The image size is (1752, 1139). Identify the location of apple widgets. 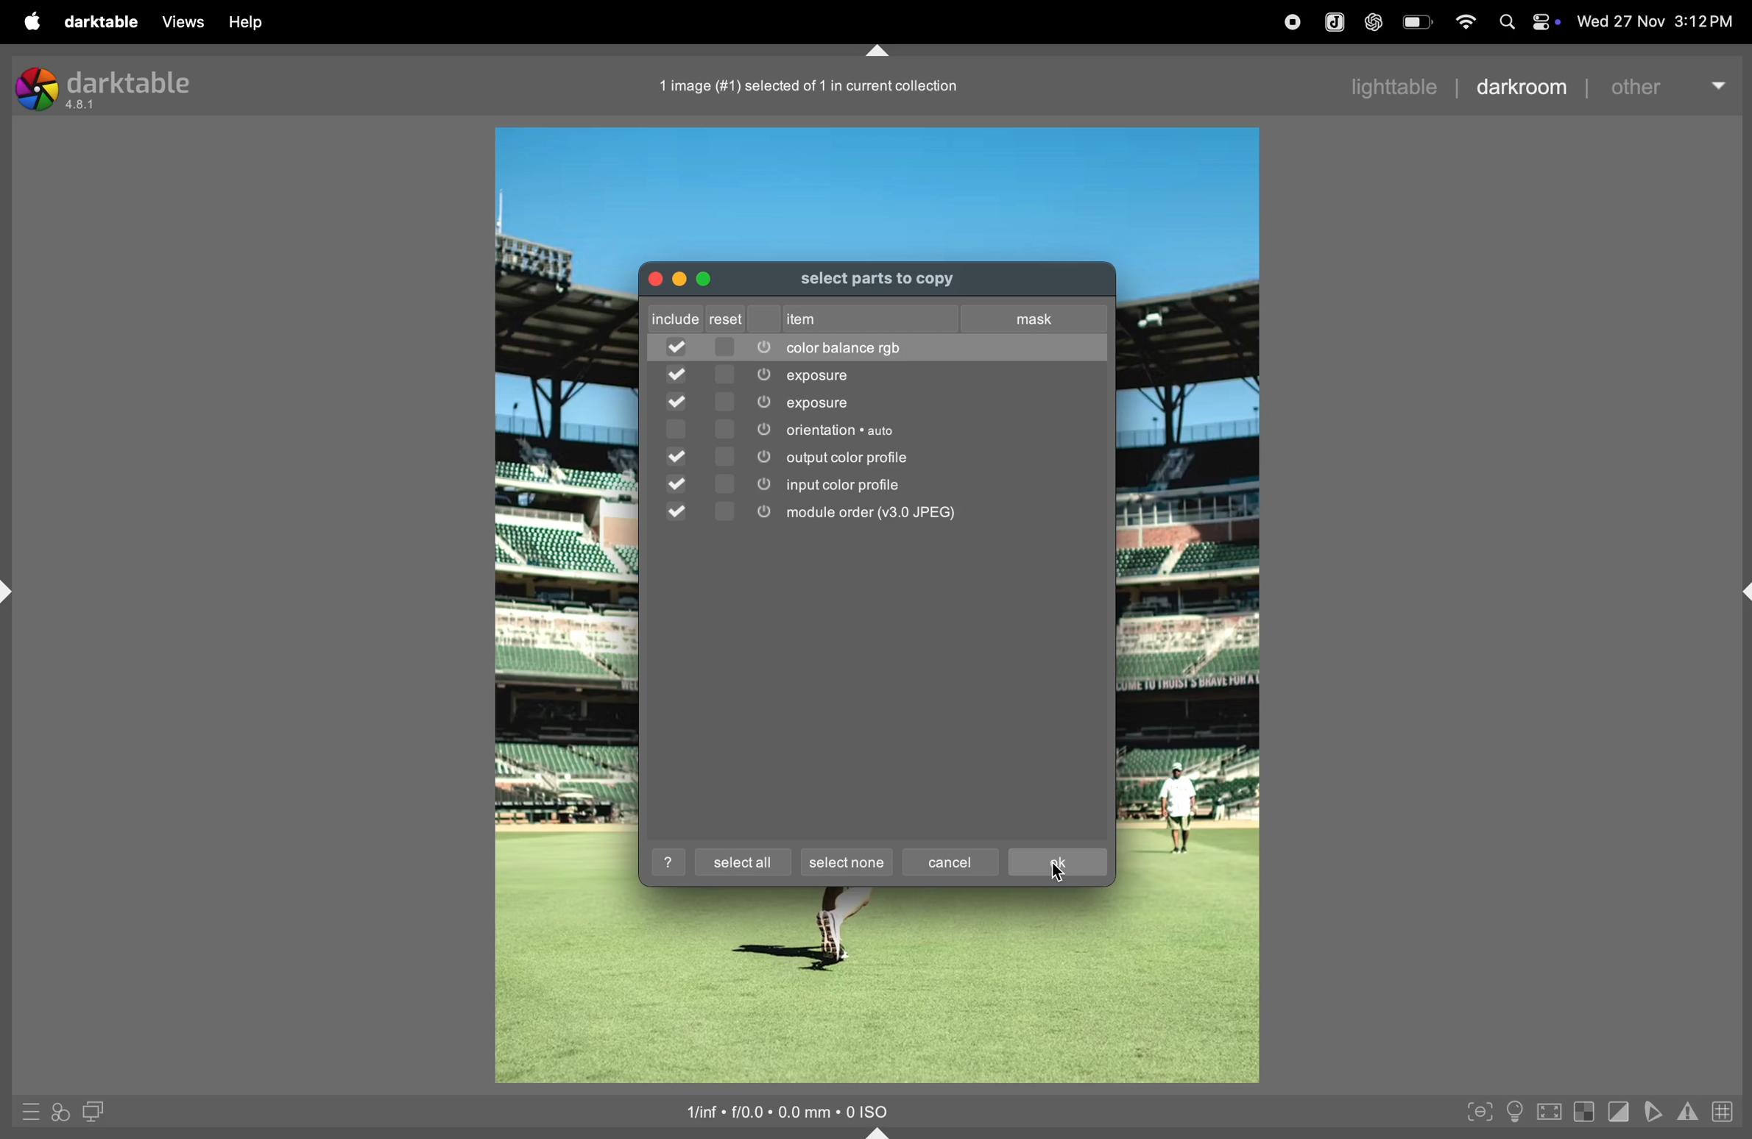
(1527, 21).